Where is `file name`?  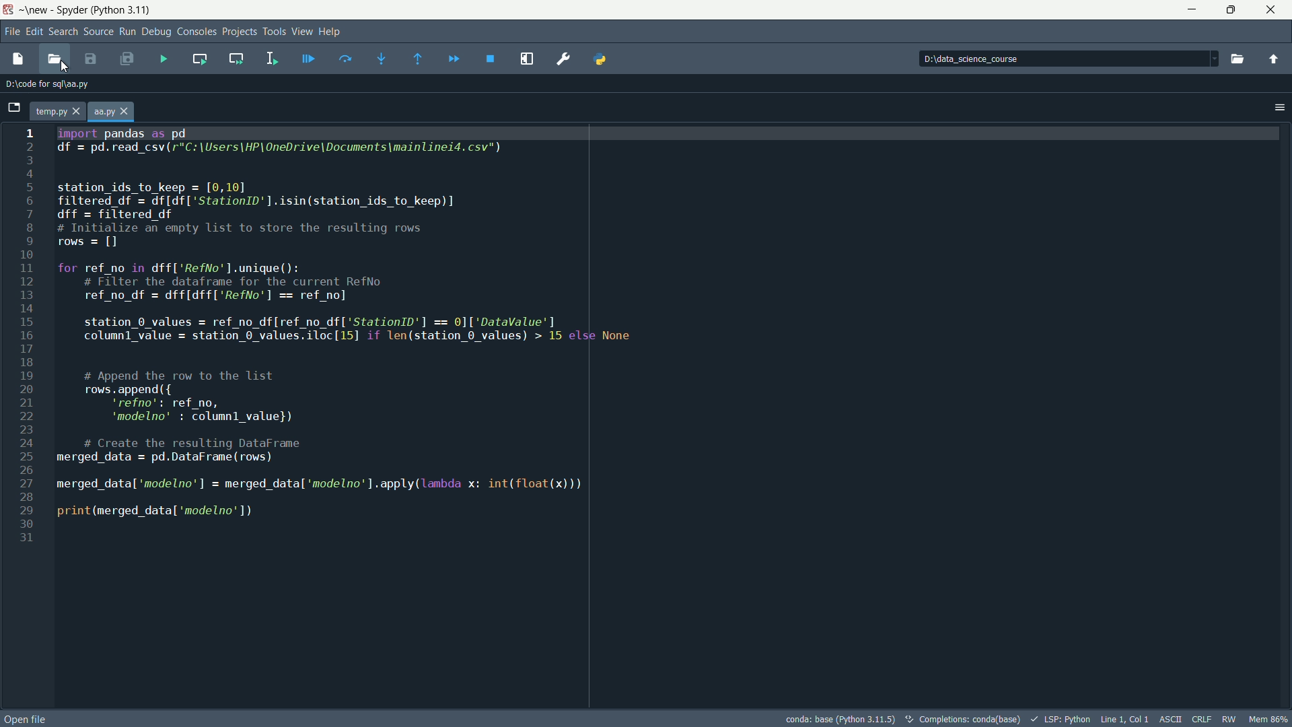
file name is located at coordinates (102, 111).